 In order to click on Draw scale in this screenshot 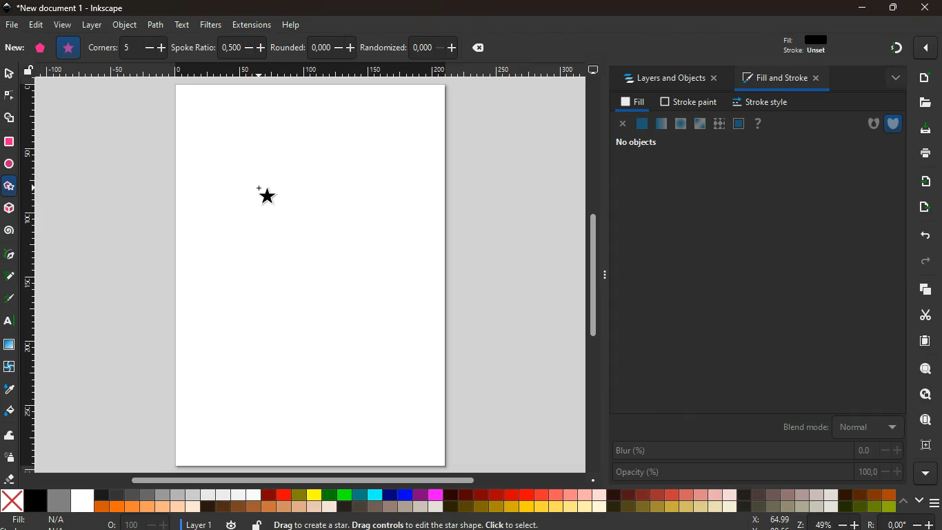, I will do `click(314, 71)`.